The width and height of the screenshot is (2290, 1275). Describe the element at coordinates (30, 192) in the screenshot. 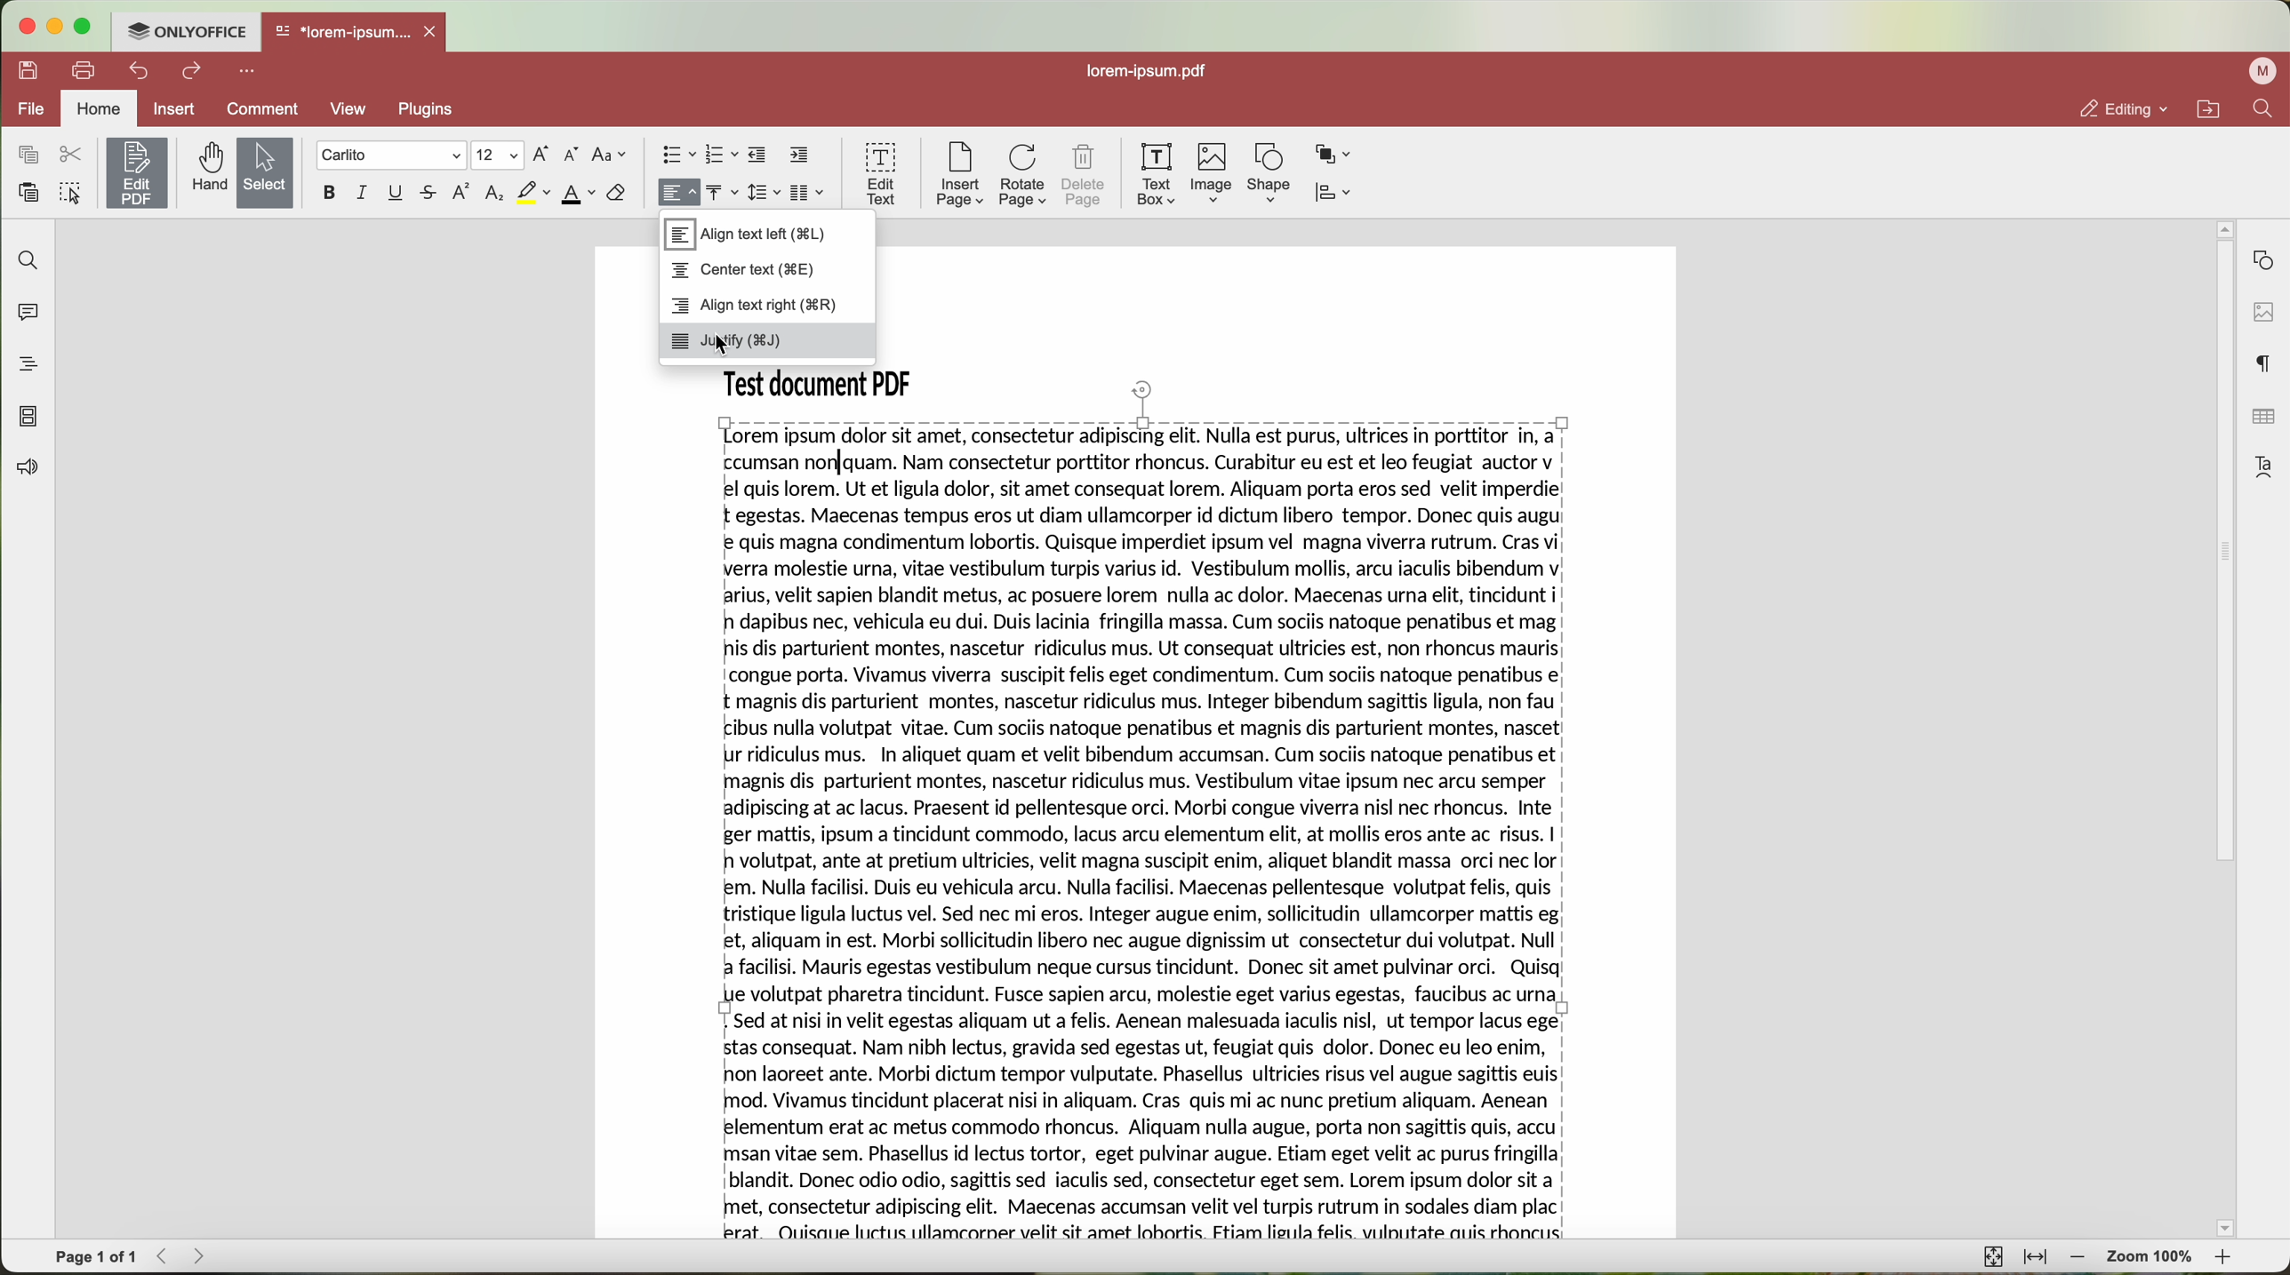

I see `paste` at that location.